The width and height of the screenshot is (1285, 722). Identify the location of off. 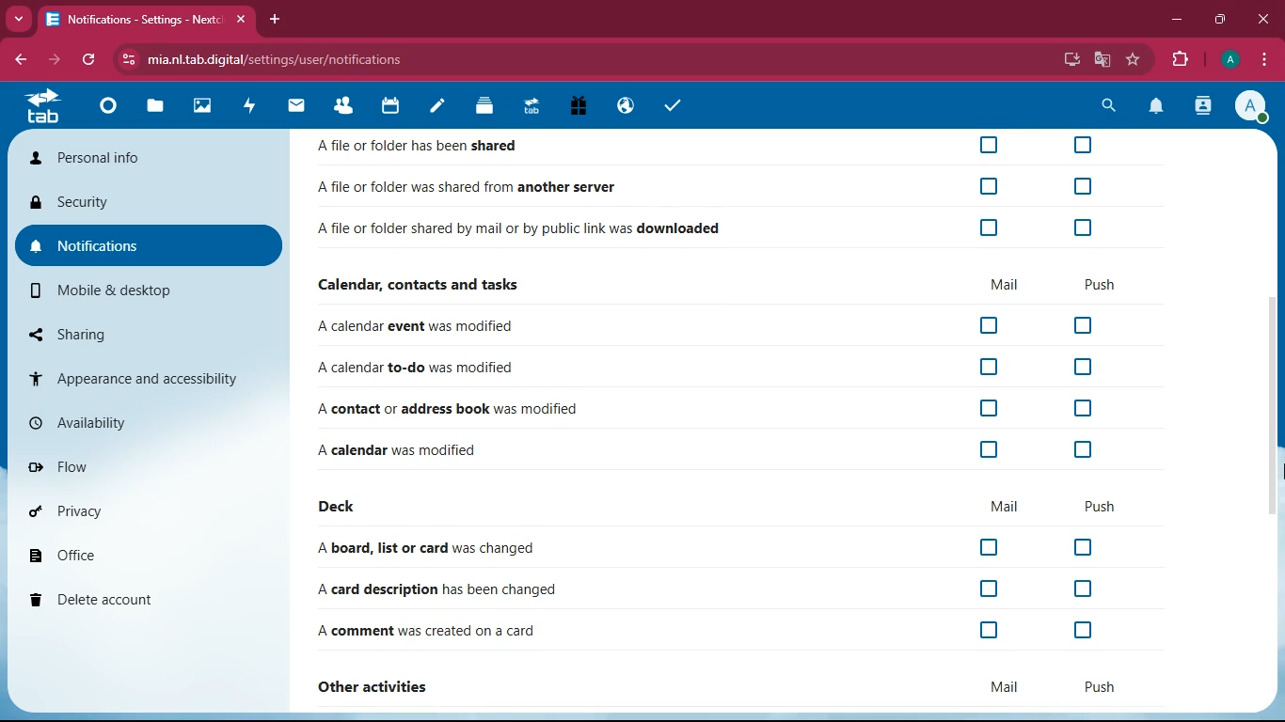
(992, 325).